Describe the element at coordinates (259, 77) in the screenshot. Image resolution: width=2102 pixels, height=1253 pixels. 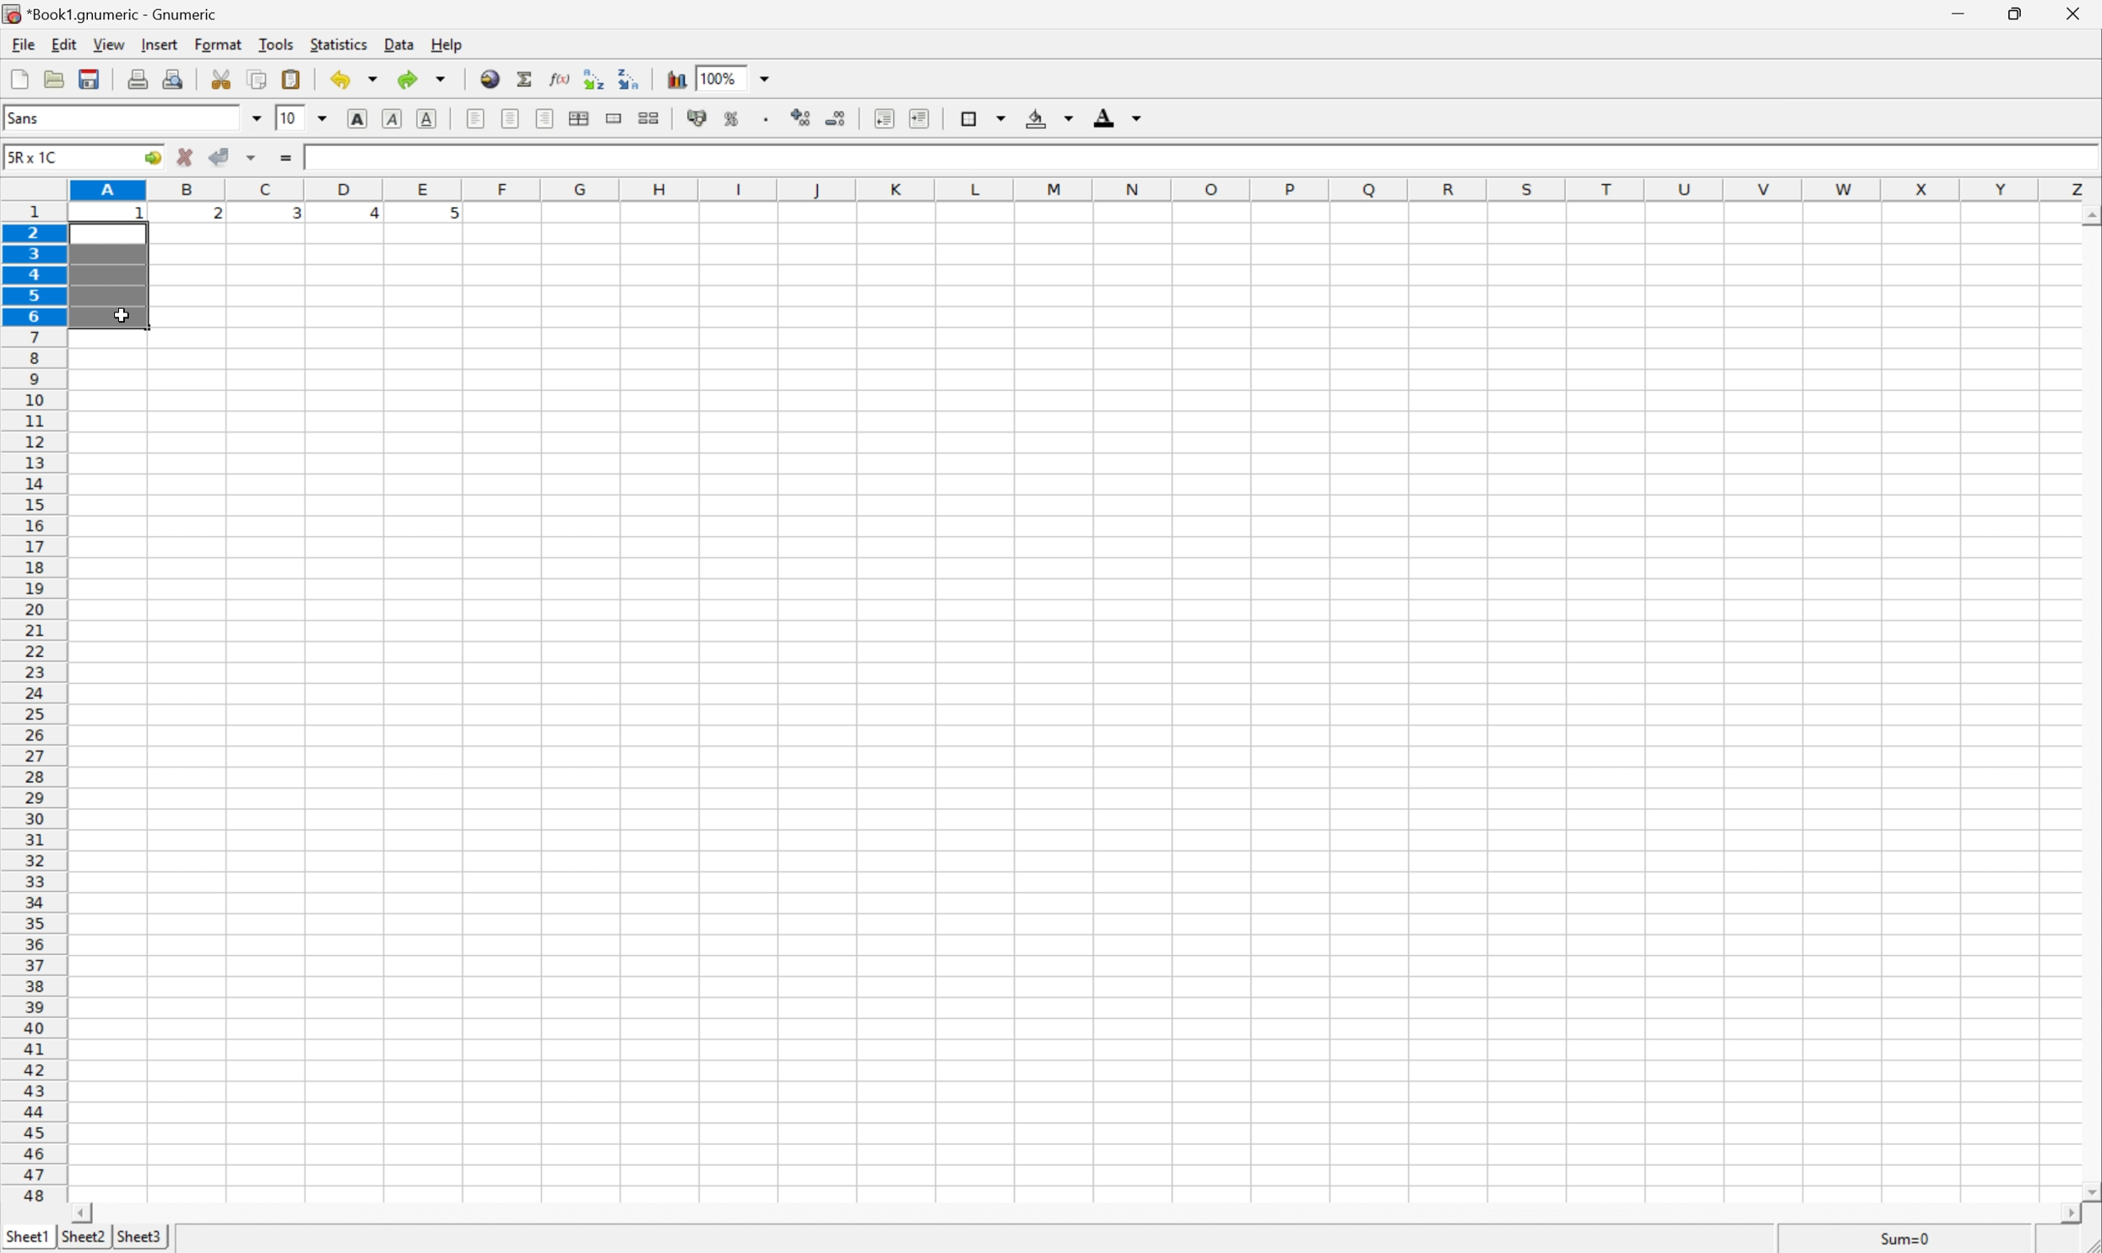
I see `copy` at that location.